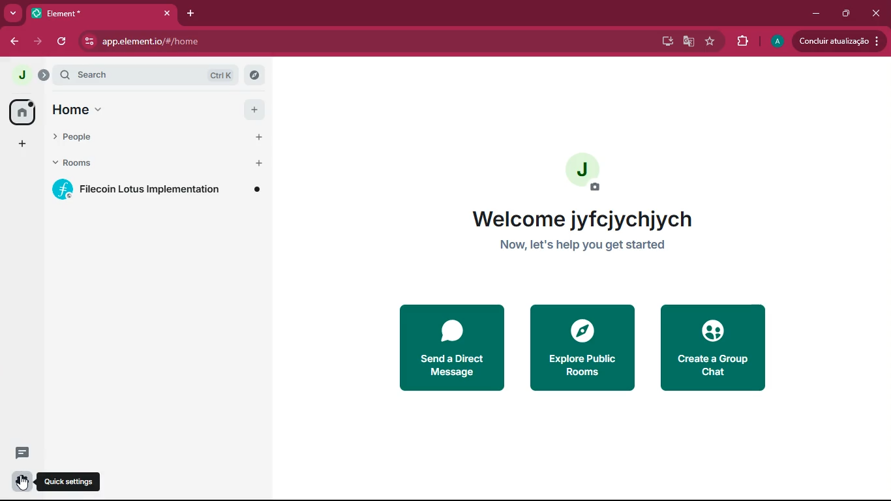 The image size is (891, 501). Describe the element at coordinates (587, 172) in the screenshot. I see `add profile picture` at that location.